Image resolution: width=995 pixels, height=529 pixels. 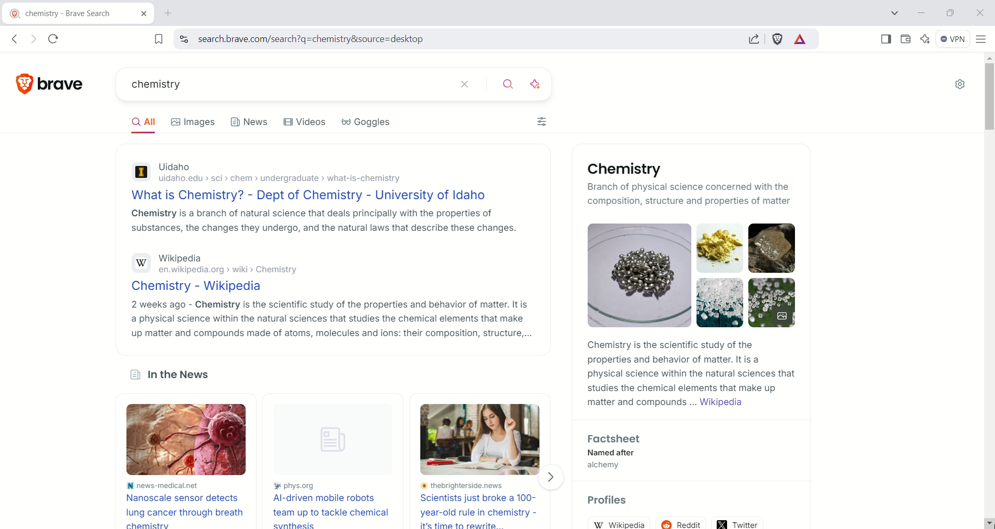 What do you see at coordinates (738, 521) in the screenshot?
I see `twitter` at bounding box center [738, 521].